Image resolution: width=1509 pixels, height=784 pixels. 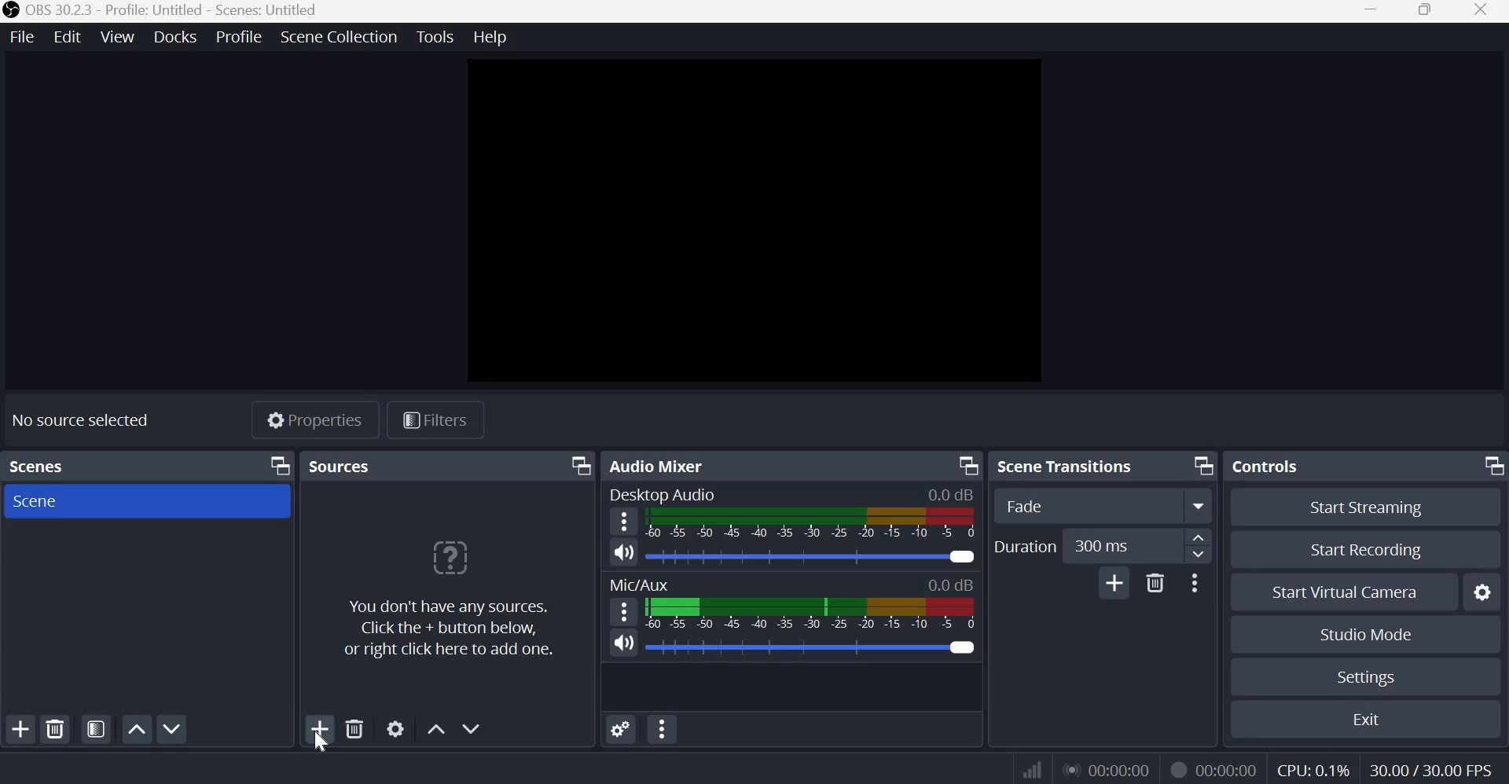 What do you see at coordinates (623, 643) in the screenshot?
I see `Speaker icon` at bounding box center [623, 643].